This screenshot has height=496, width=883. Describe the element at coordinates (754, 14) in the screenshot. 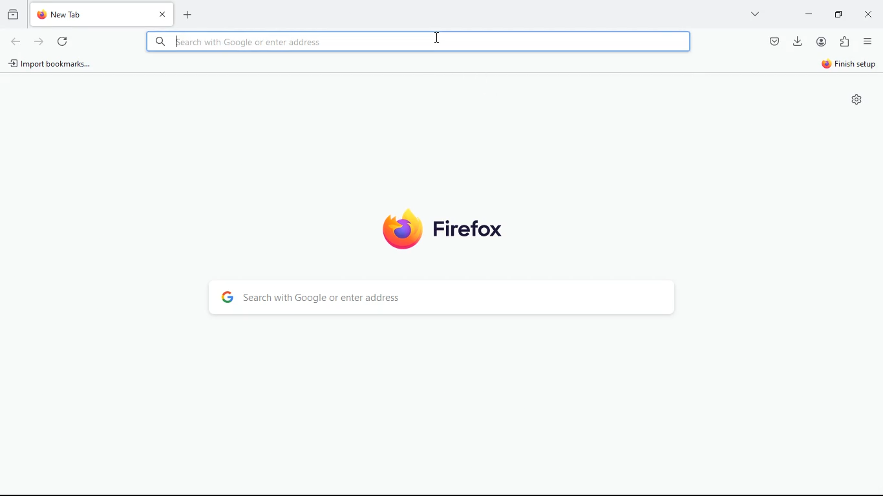

I see `more` at that location.